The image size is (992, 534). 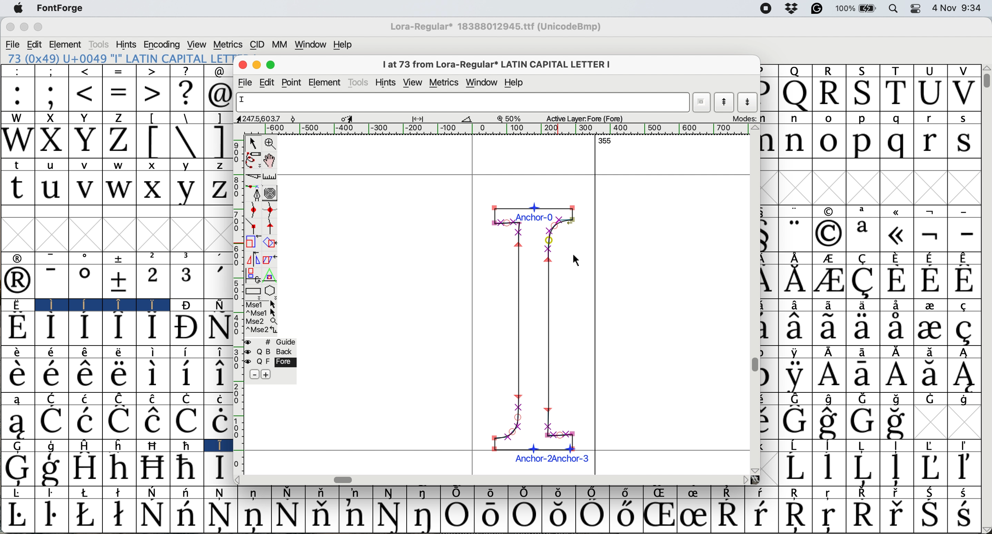 What do you see at coordinates (830, 141) in the screenshot?
I see `o` at bounding box center [830, 141].